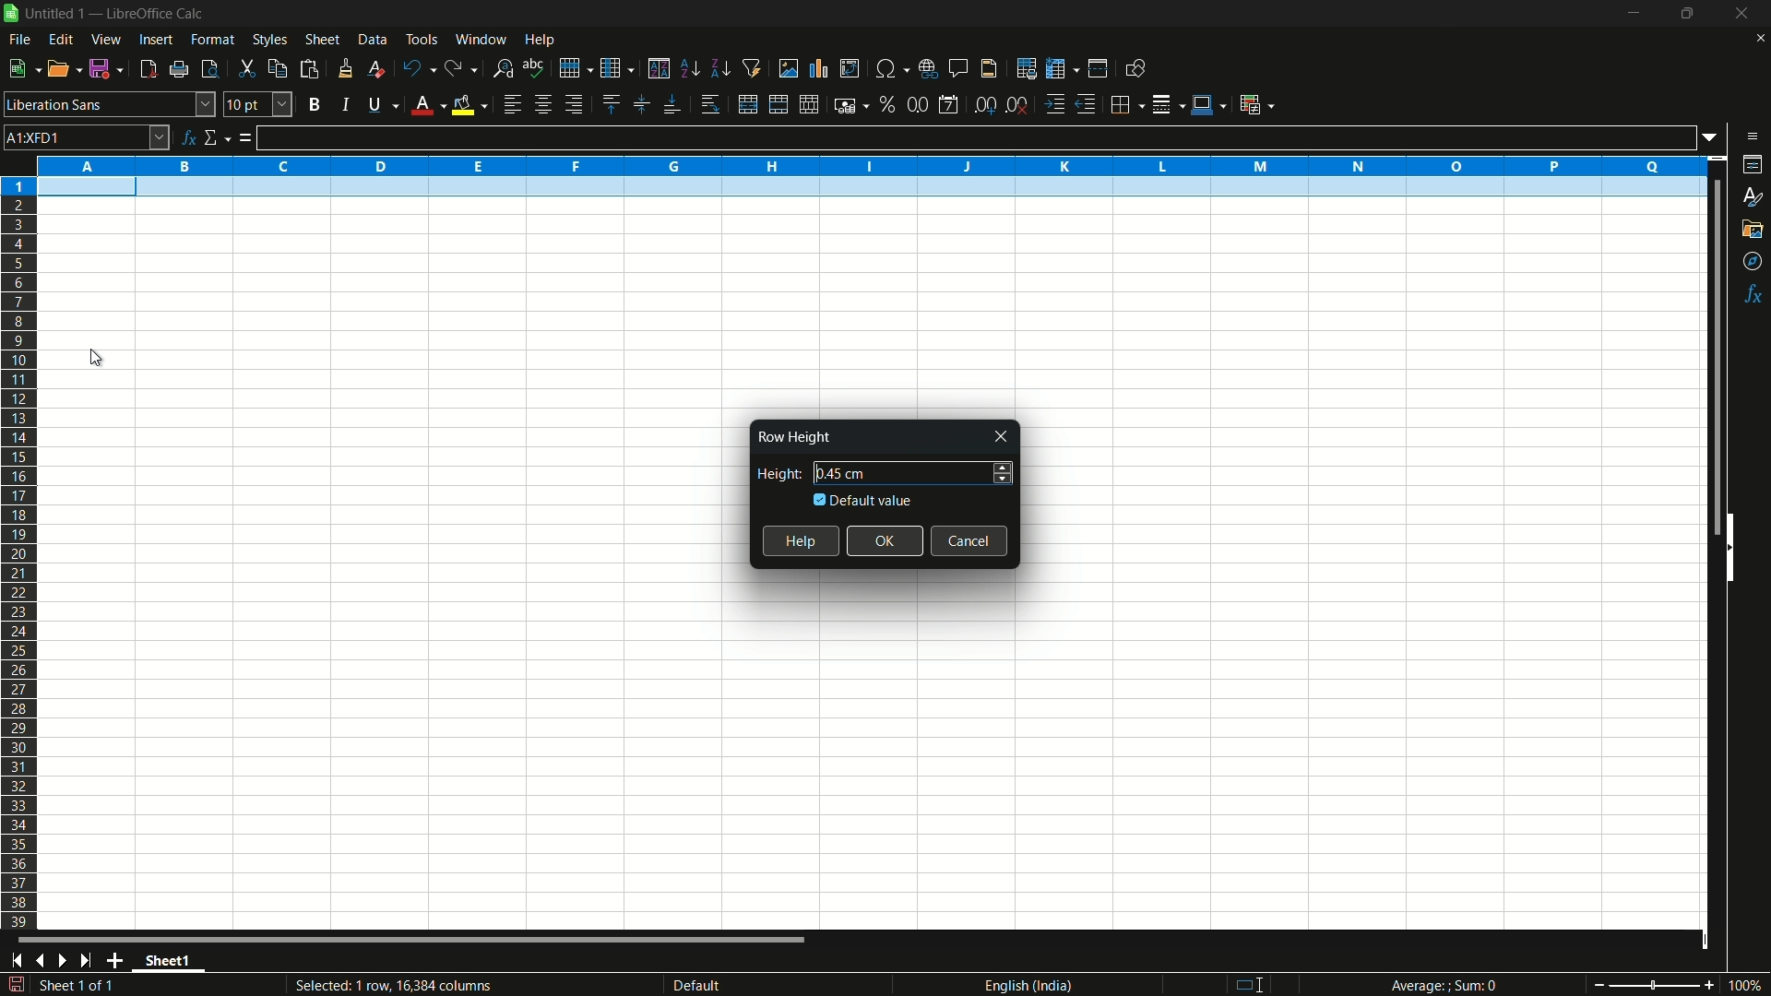 This screenshot has height=996, width=1771. What do you see at coordinates (572, 105) in the screenshot?
I see `align right` at bounding box center [572, 105].